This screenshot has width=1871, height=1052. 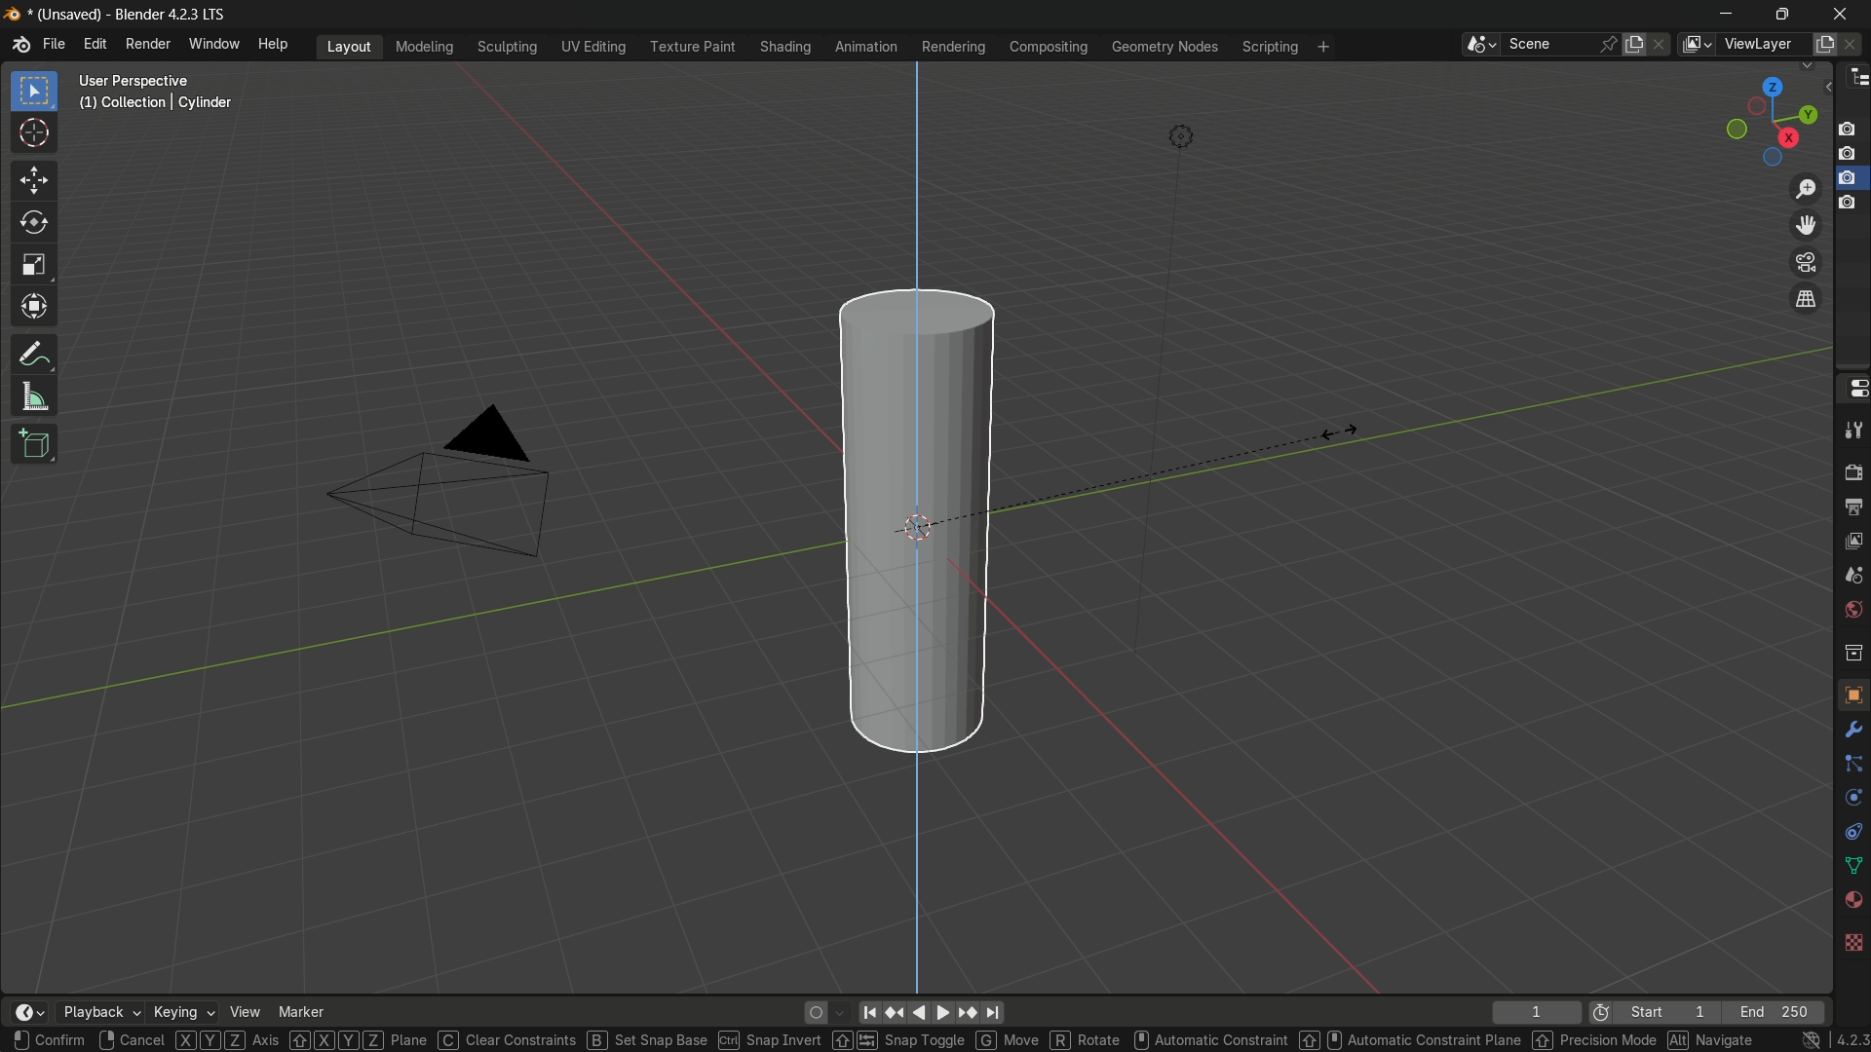 What do you see at coordinates (647, 1040) in the screenshot?
I see `press B to Set Snap Base` at bounding box center [647, 1040].